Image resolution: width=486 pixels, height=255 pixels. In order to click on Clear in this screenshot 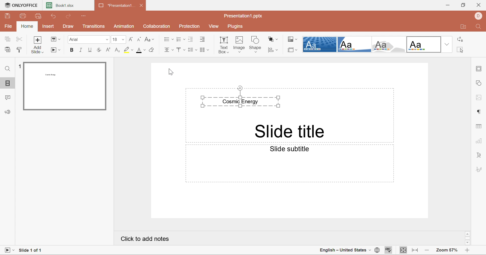, I will do `click(152, 50)`.